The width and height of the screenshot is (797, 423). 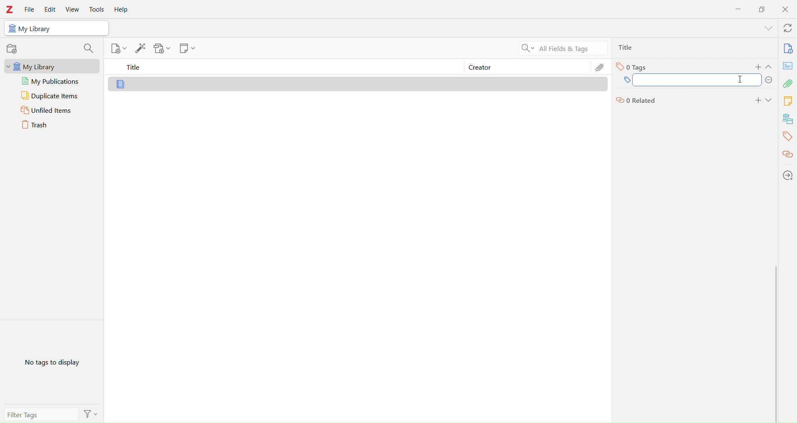 What do you see at coordinates (764, 9) in the screenshot?
I see `Duplicate` at bounding box center [764, 9].